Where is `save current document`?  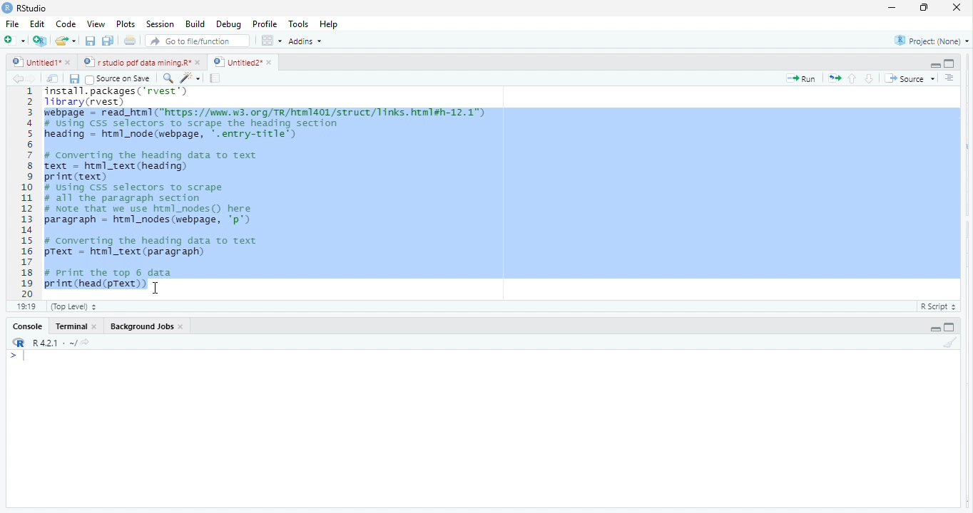
save current document is located at coordinates (74, 80).